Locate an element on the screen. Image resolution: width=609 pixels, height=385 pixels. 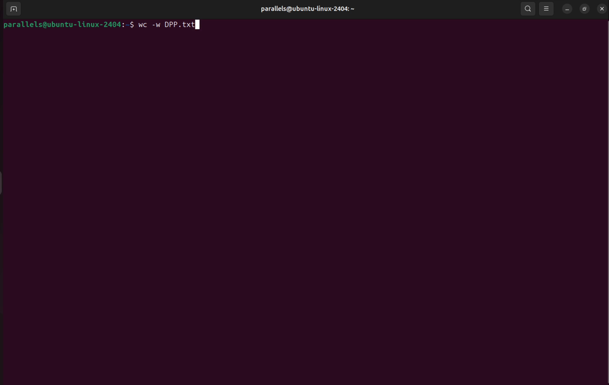
add terminal is located at coordinates (12, 9).